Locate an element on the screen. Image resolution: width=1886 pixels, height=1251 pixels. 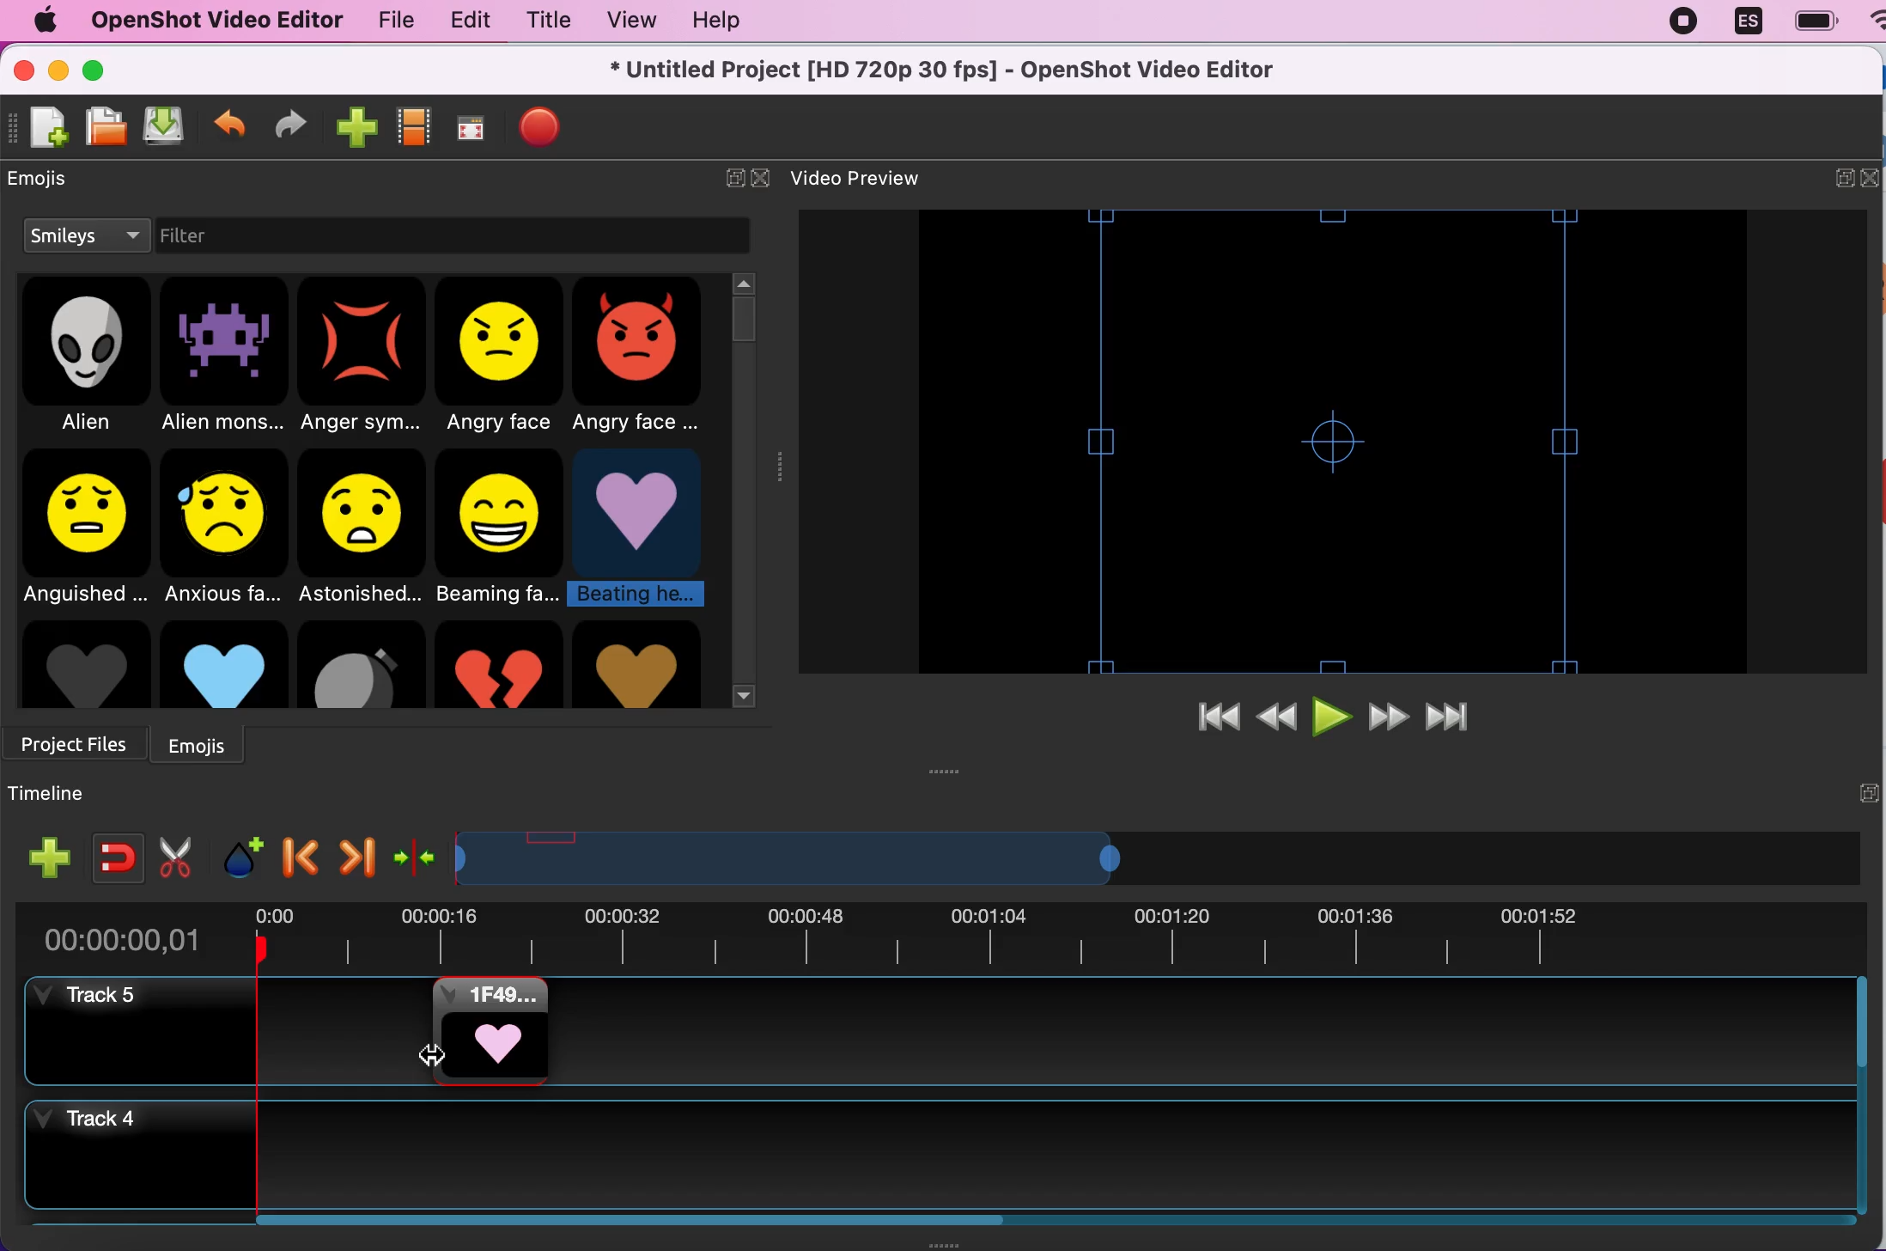
help is located at coordinates (727, 25).